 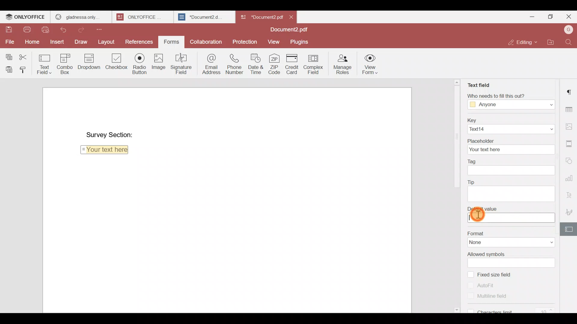 What do you see at coordinates (9, 42) in the screenshot?
I see `File` at bounding box center [9, 42].